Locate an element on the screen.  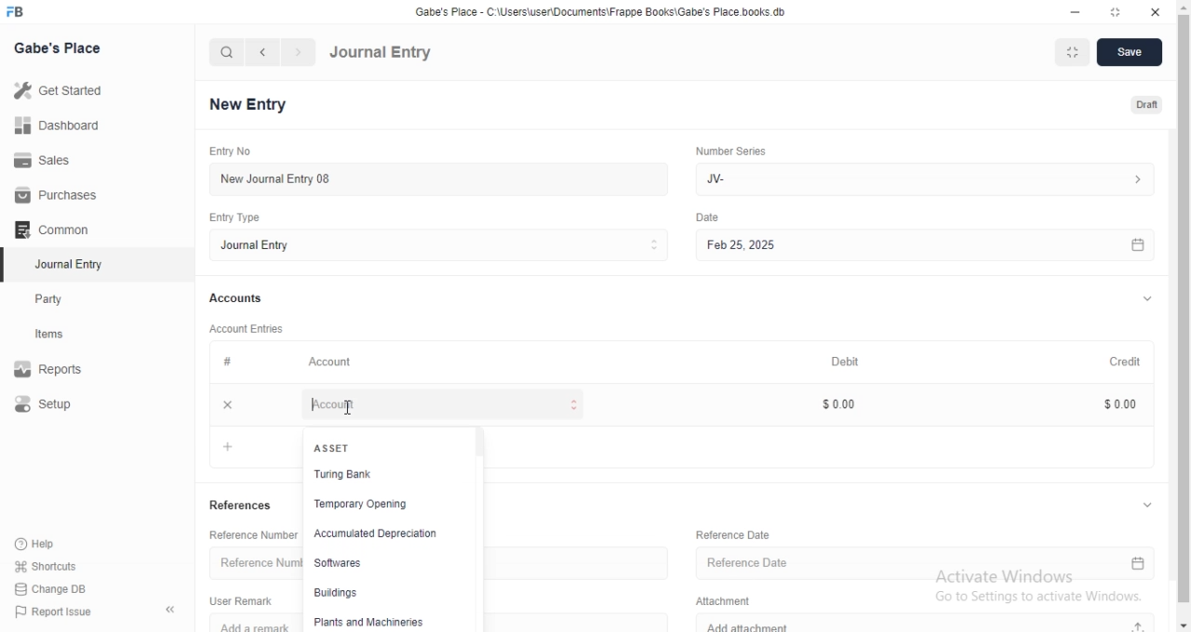
Journal Entry is located at coordinates (66, 264).